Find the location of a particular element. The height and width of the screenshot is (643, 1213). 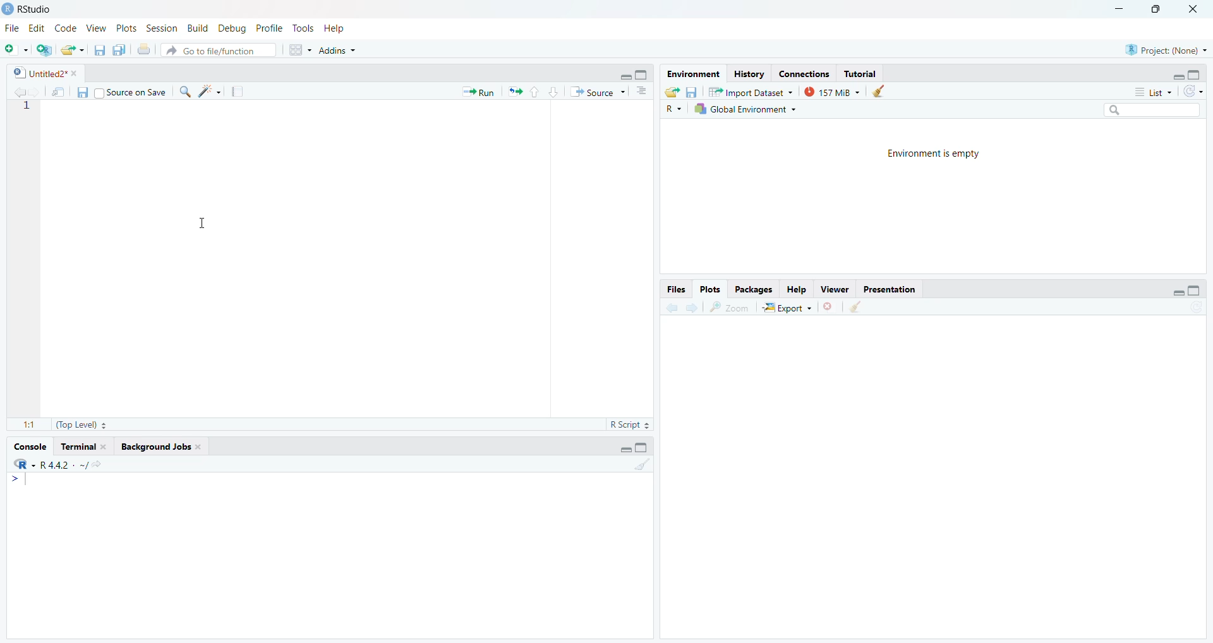

Console is located at coordinates (30, 445).